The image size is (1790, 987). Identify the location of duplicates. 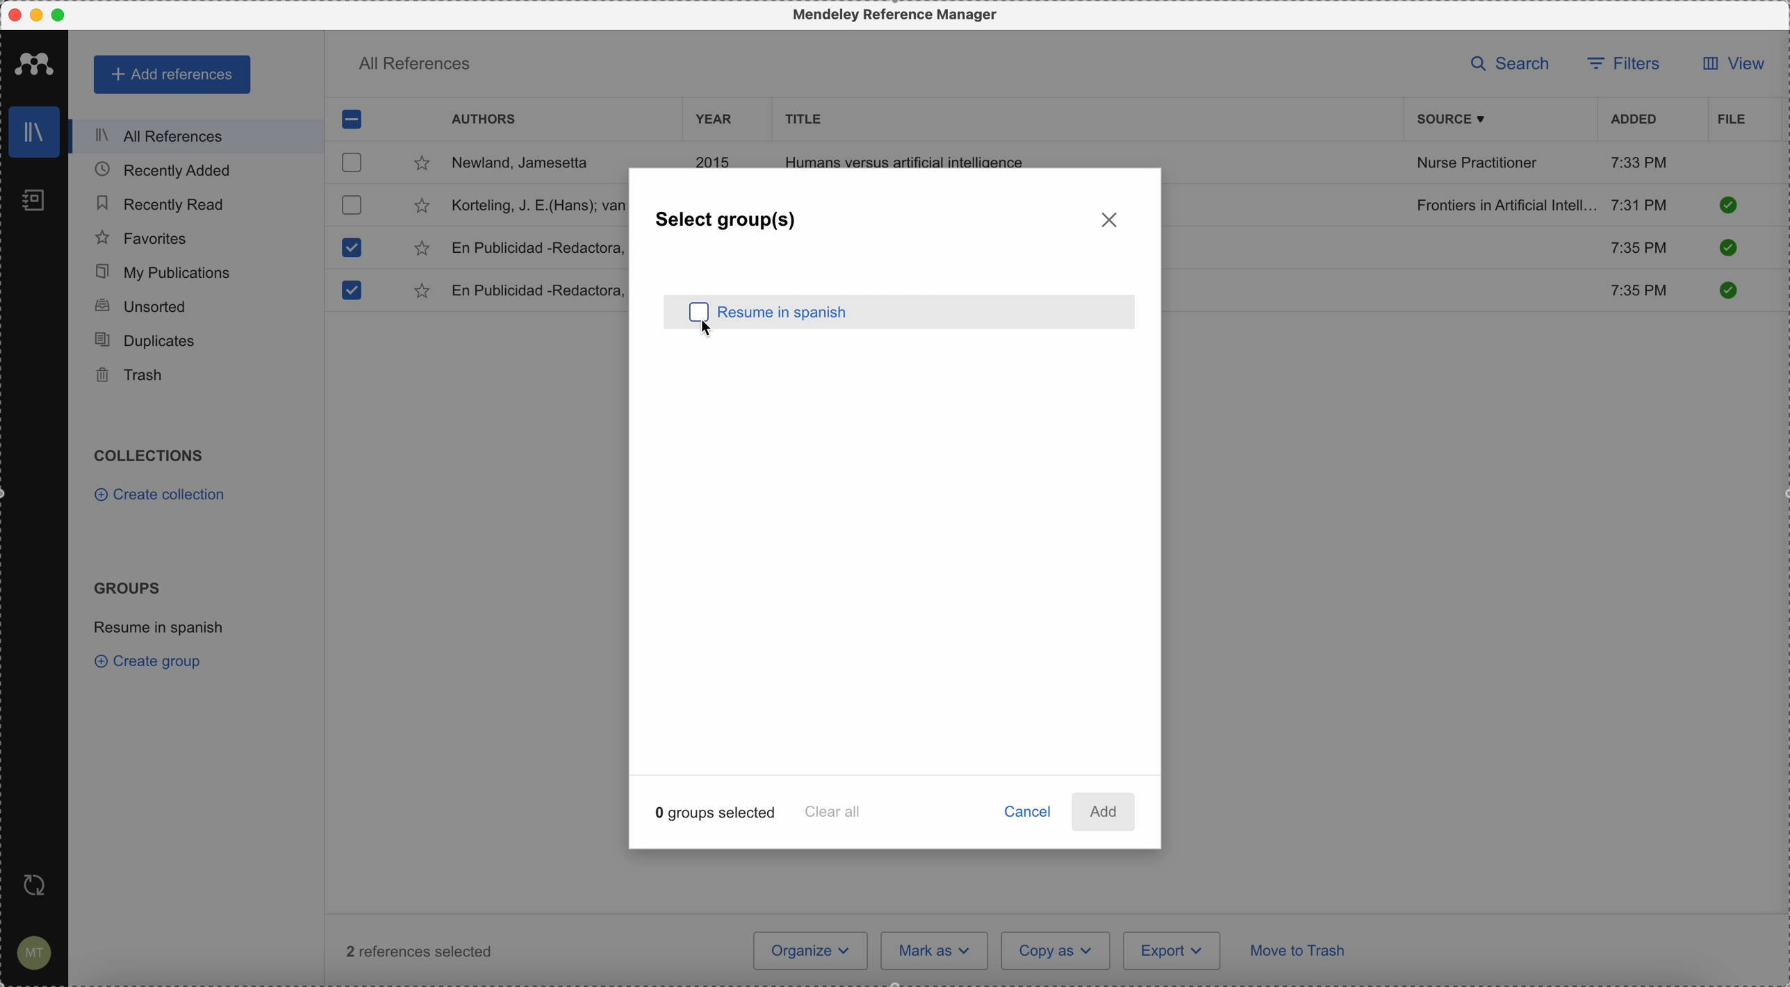
(145, 341).